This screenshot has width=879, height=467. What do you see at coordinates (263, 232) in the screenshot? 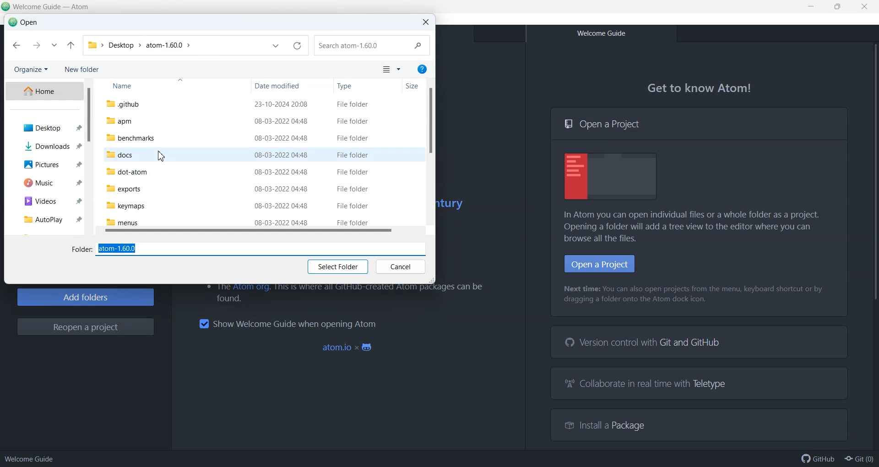
I see `Horizontal Scroll bar` at bounding box center [263, 232].